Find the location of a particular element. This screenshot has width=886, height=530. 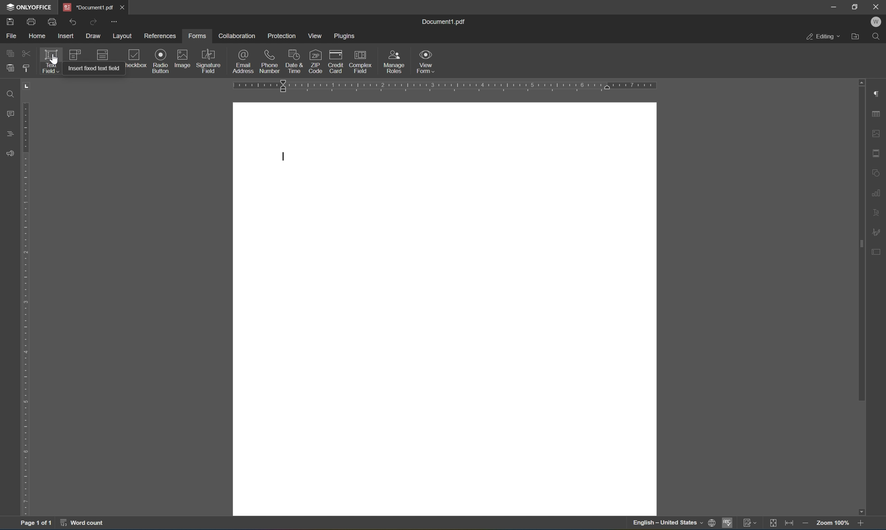

image is located at coordinates (183, 58).